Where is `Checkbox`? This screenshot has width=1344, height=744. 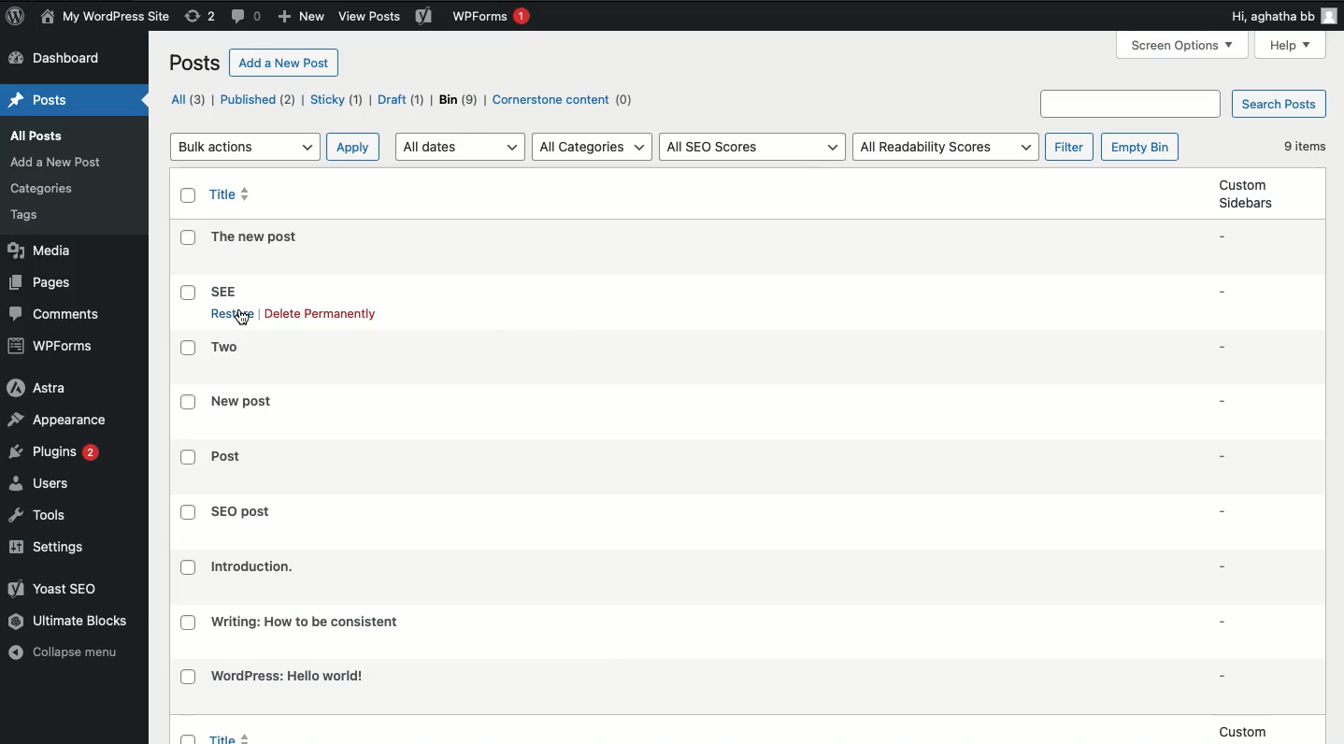
Checkbox is located at coordinates (190, 401).